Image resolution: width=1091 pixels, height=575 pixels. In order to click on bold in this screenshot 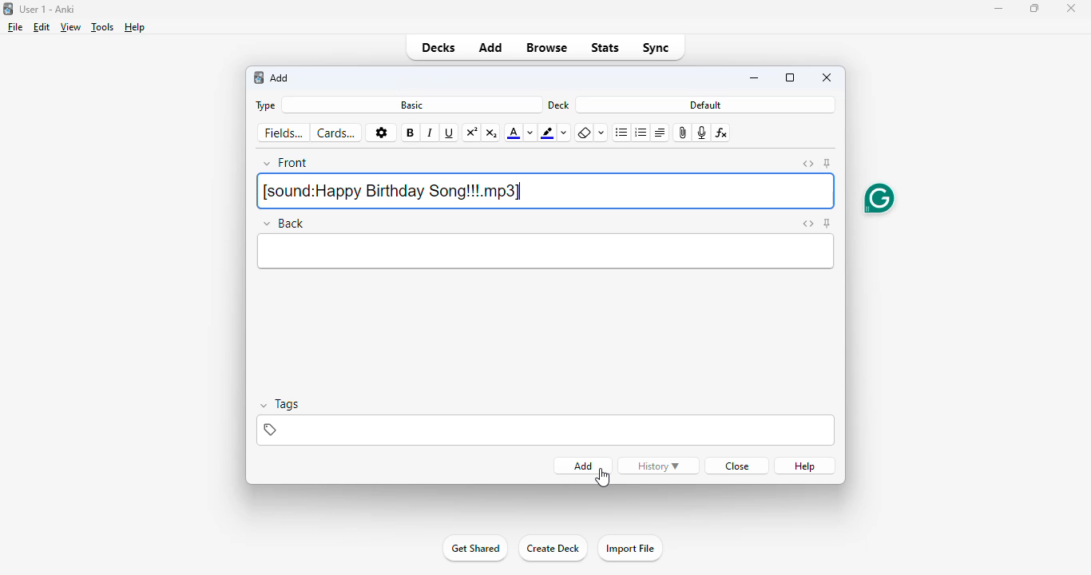, I will do `click(410, 133)`.